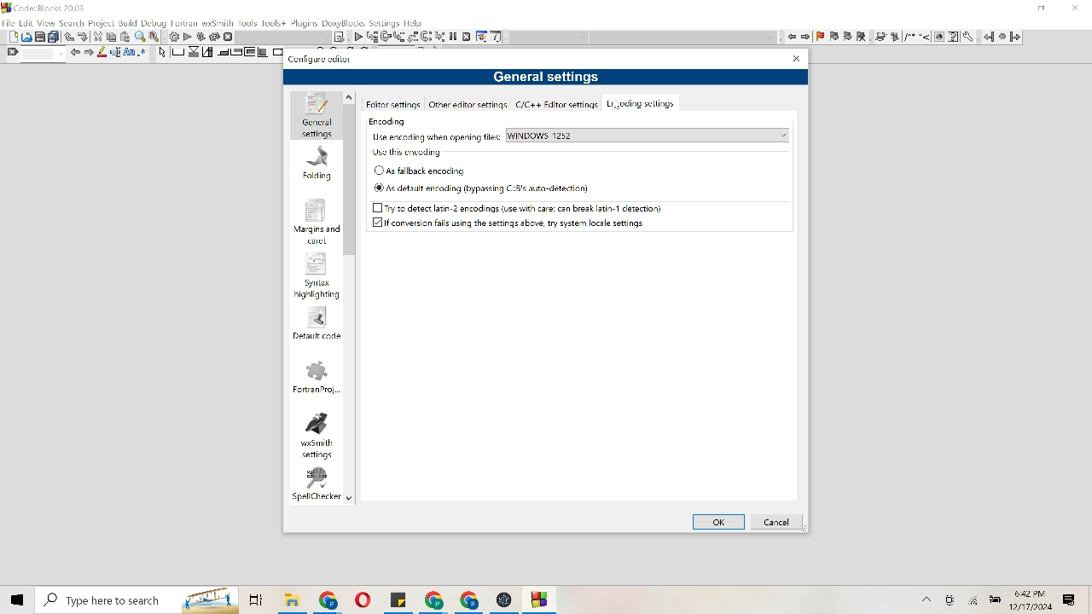 The image size is (1092, 614). What do you see at coordinates (351, 297) in the screenshot?
I see `Vertical scroll bar` at bounding box center [351, 297].